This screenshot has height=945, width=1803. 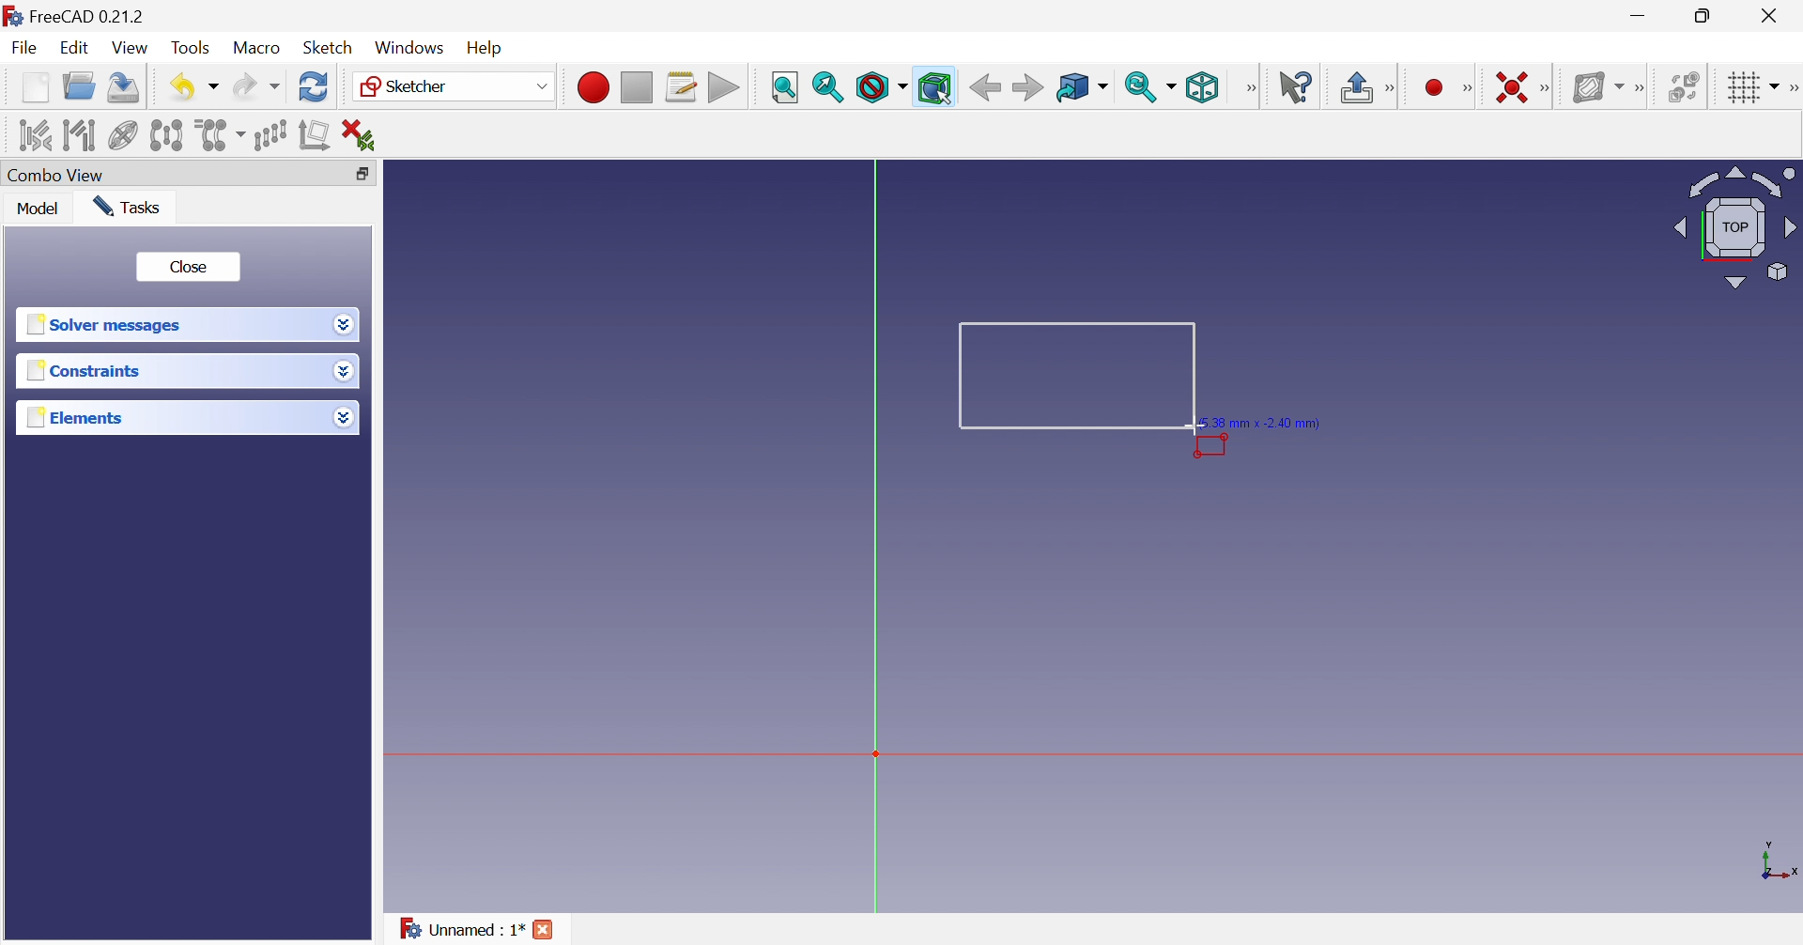 What do you see at coordinates (1471, 89) in the screenshot?
I see `Sketcher geometries` at bounding box center [1471, 89].